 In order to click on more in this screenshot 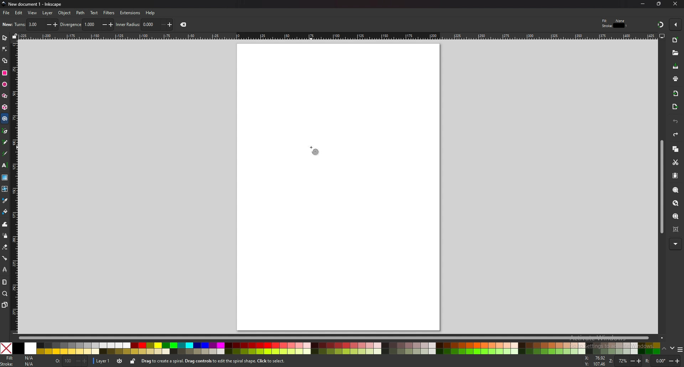, I will do `click(675, 243)`.